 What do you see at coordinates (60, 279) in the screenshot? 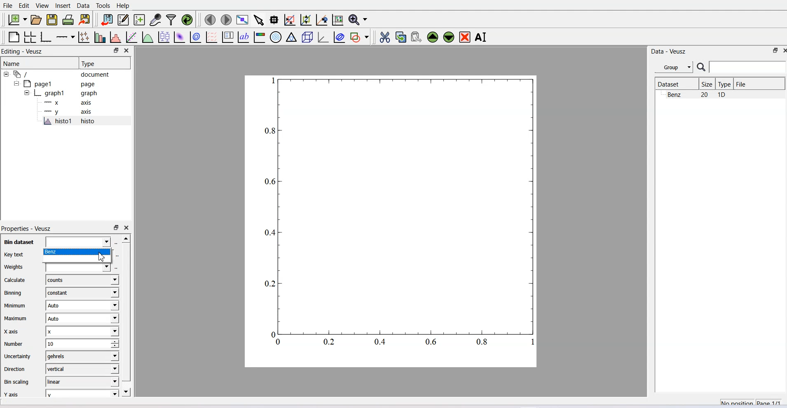
I see `Calculate - counts` at bounding box center [60, 279].